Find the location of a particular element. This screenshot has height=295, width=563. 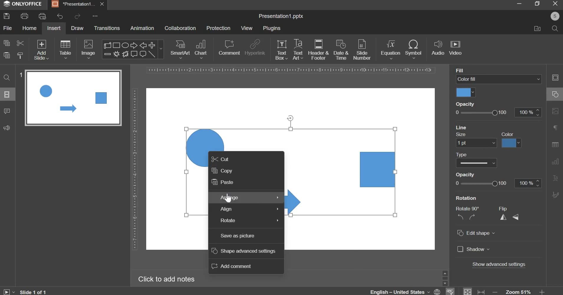

audio is located at coordinates (438, 48).